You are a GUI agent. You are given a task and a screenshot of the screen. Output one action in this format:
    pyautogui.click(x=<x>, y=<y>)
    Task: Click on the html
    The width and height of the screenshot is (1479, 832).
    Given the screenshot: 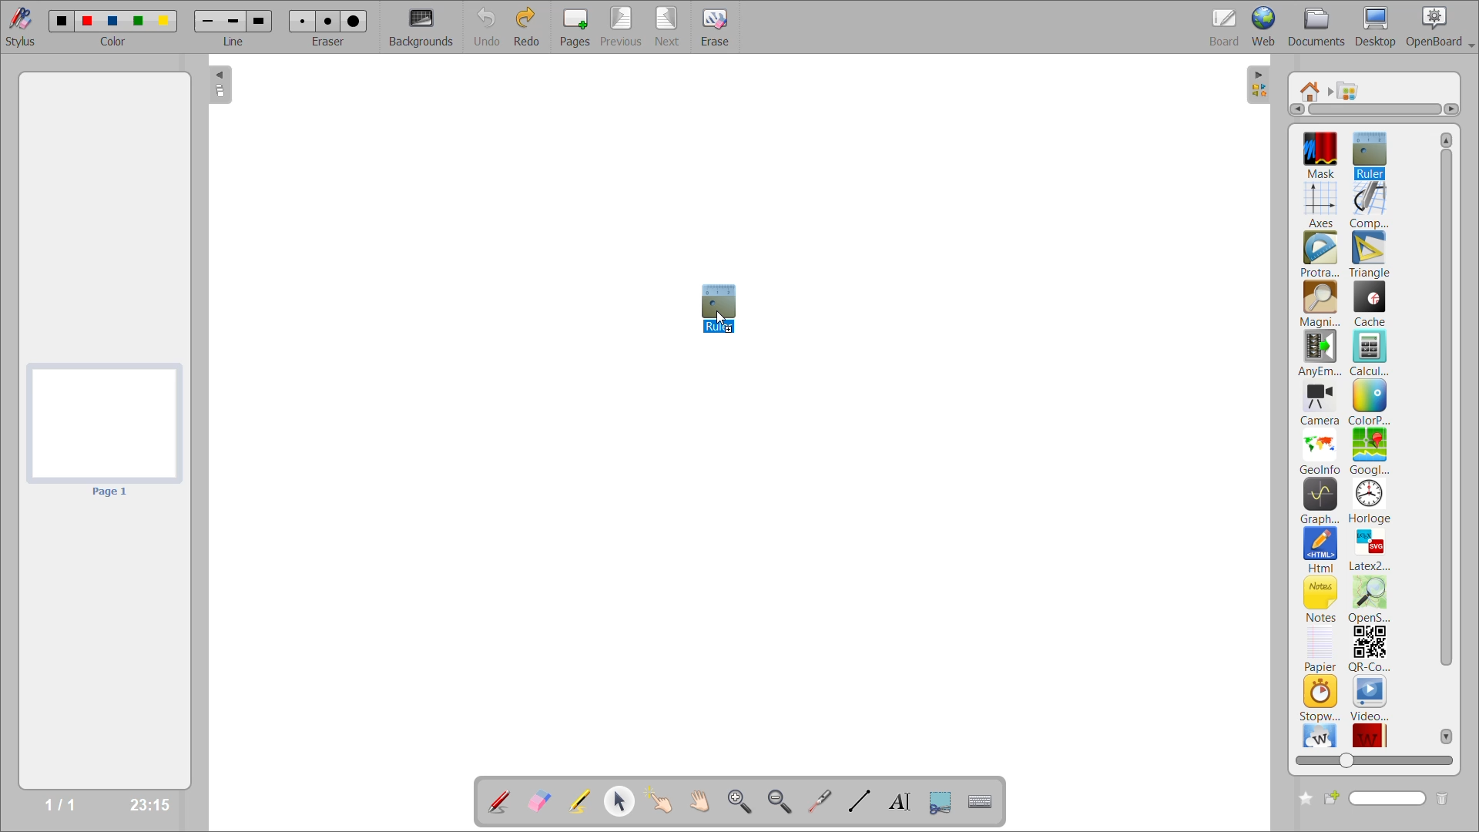 What is the action you would take?
    pyautogui.click(x=1322, y=551)
    